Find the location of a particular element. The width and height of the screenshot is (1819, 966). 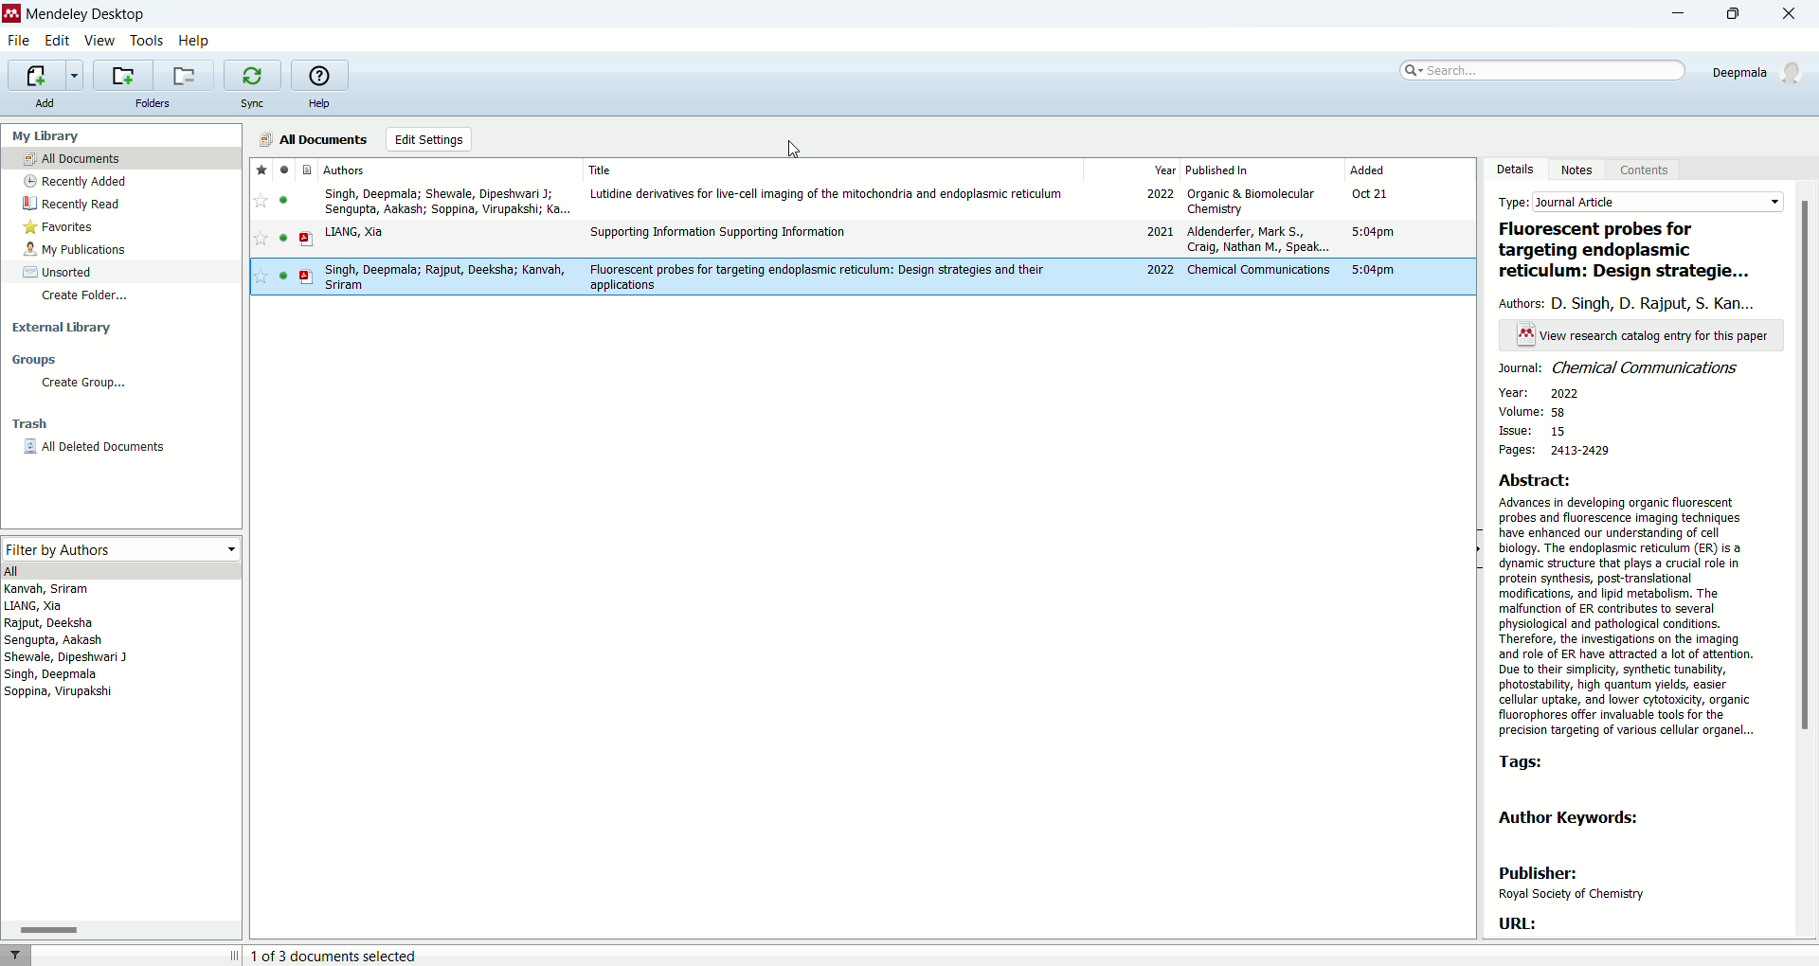

create folder is located at coordinates (87, 300).